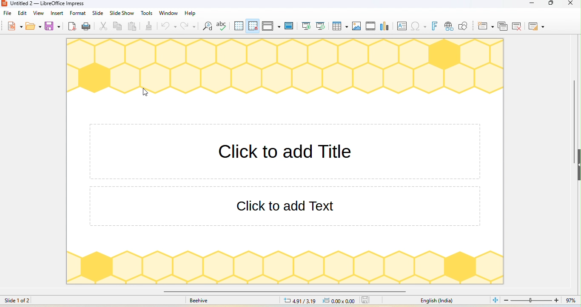 This screenshot has height=307, width=581. Describe the element at coordinates (105, 26) in the screenshot. I see `cut` at that location.